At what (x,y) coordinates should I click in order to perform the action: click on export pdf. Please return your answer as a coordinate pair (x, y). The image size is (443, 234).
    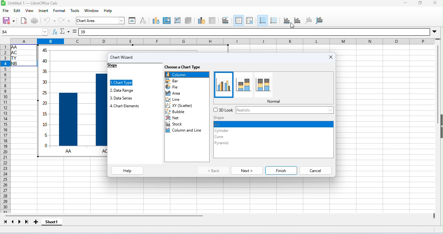
    Looking at the image, I should click on (23, 21).